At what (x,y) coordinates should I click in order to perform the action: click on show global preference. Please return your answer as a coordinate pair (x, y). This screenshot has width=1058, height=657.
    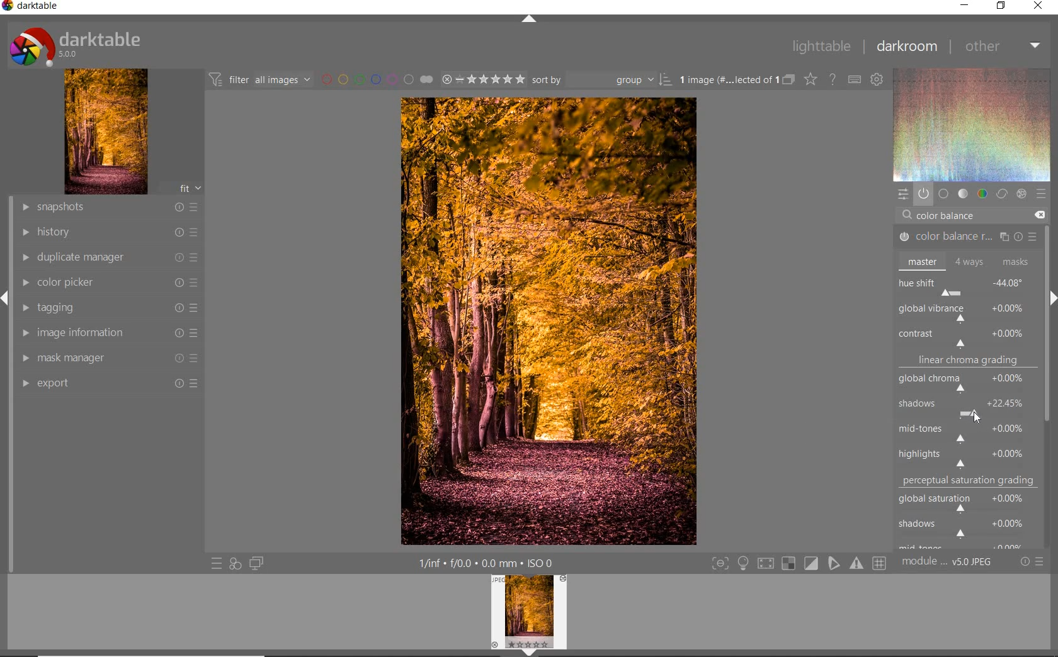
    Looking at the image, I should click on (878, 81).